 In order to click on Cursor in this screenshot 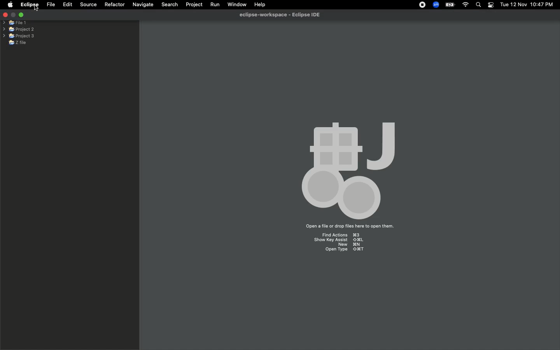, I will do `click(36, 9)`.